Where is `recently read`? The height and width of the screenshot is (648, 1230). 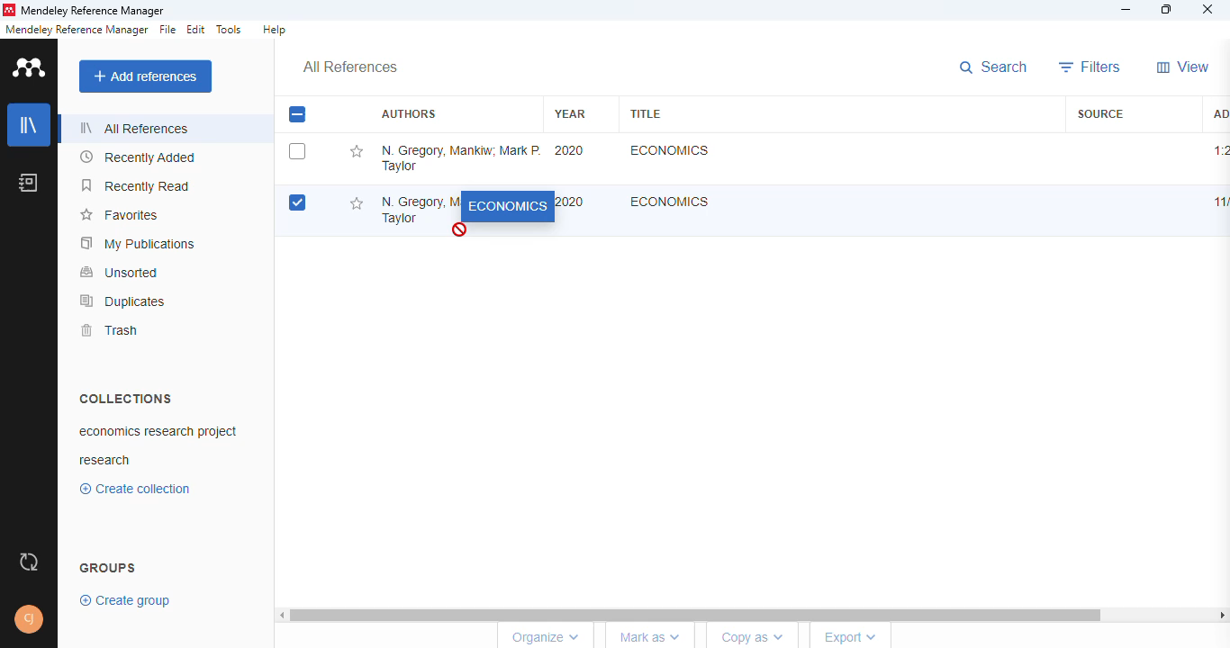
recently read is located at coordinates (137, 185).